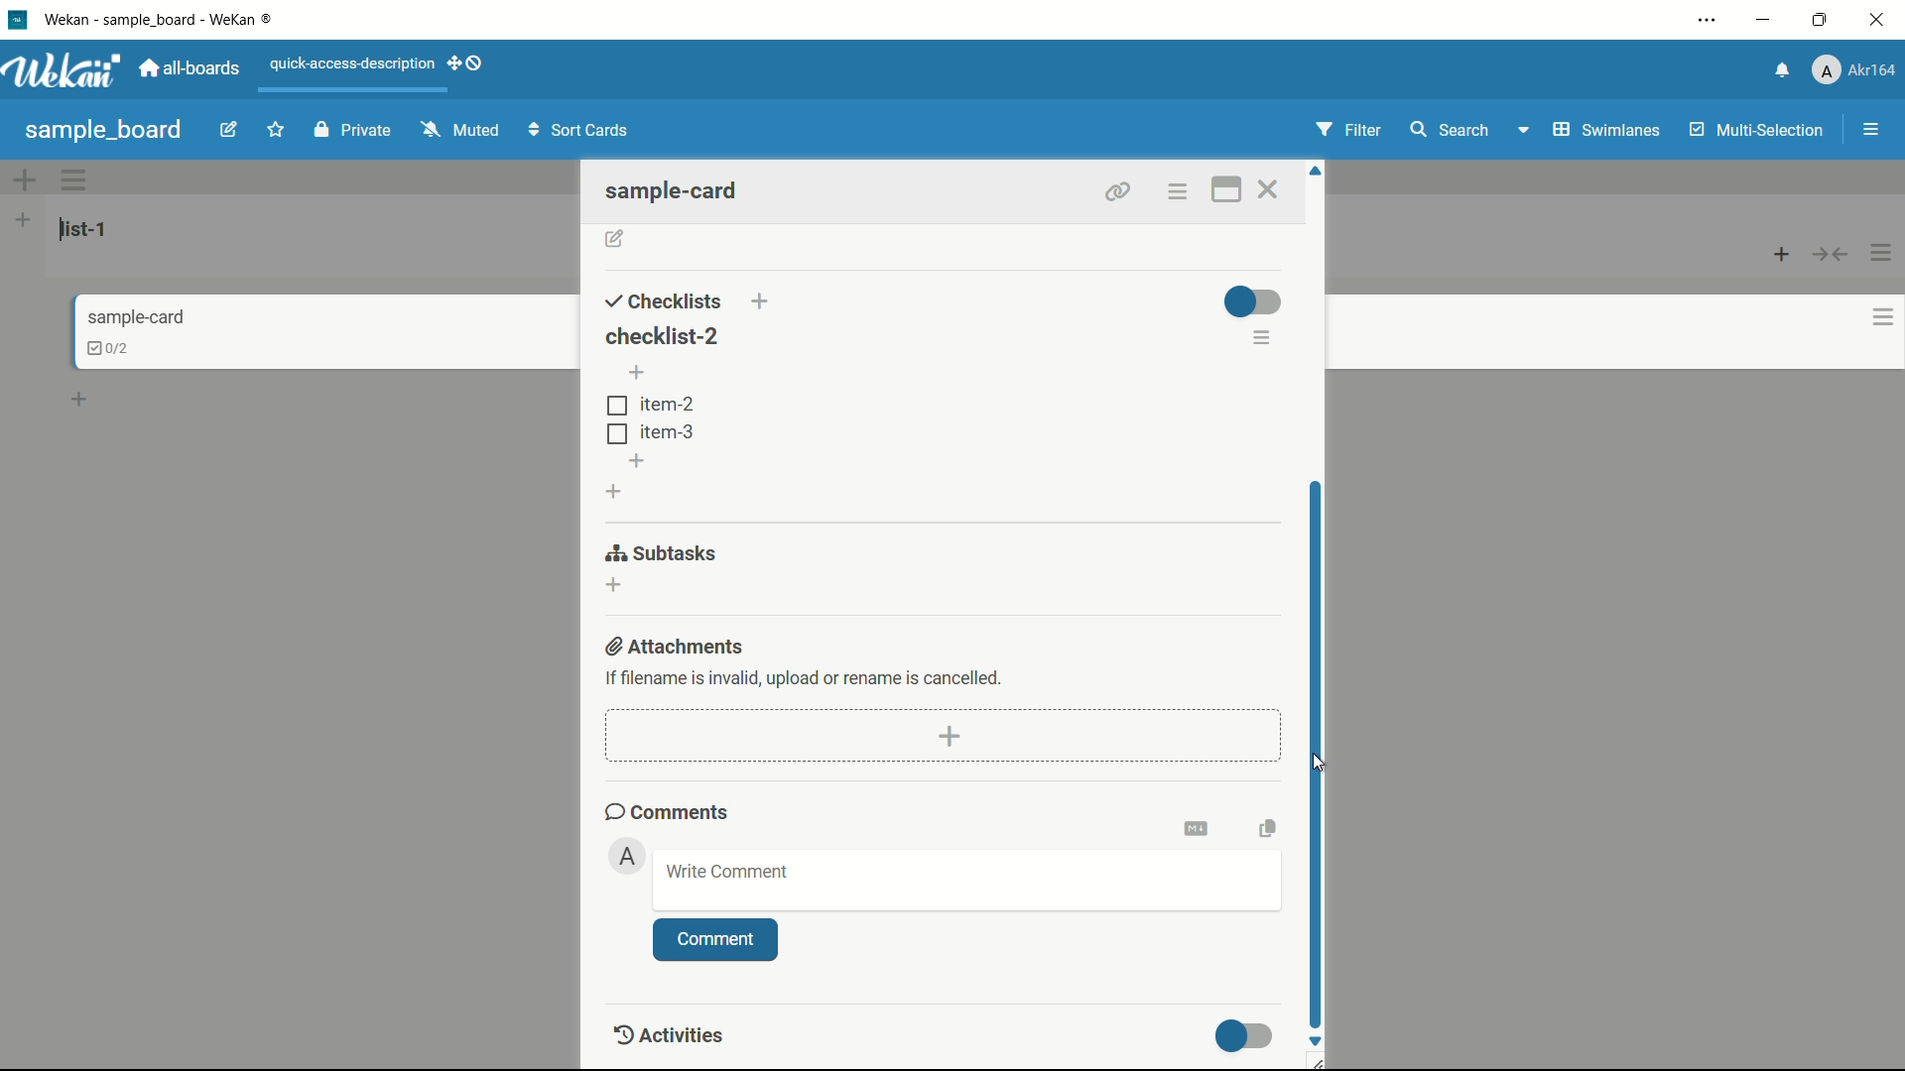 Image resolution: width=1905 pixels, height=1071 pixels. What do you see at coordinates (1200, 827) in the screenshot?
I see `convert to markdown` at bounding box center [1200, 827].